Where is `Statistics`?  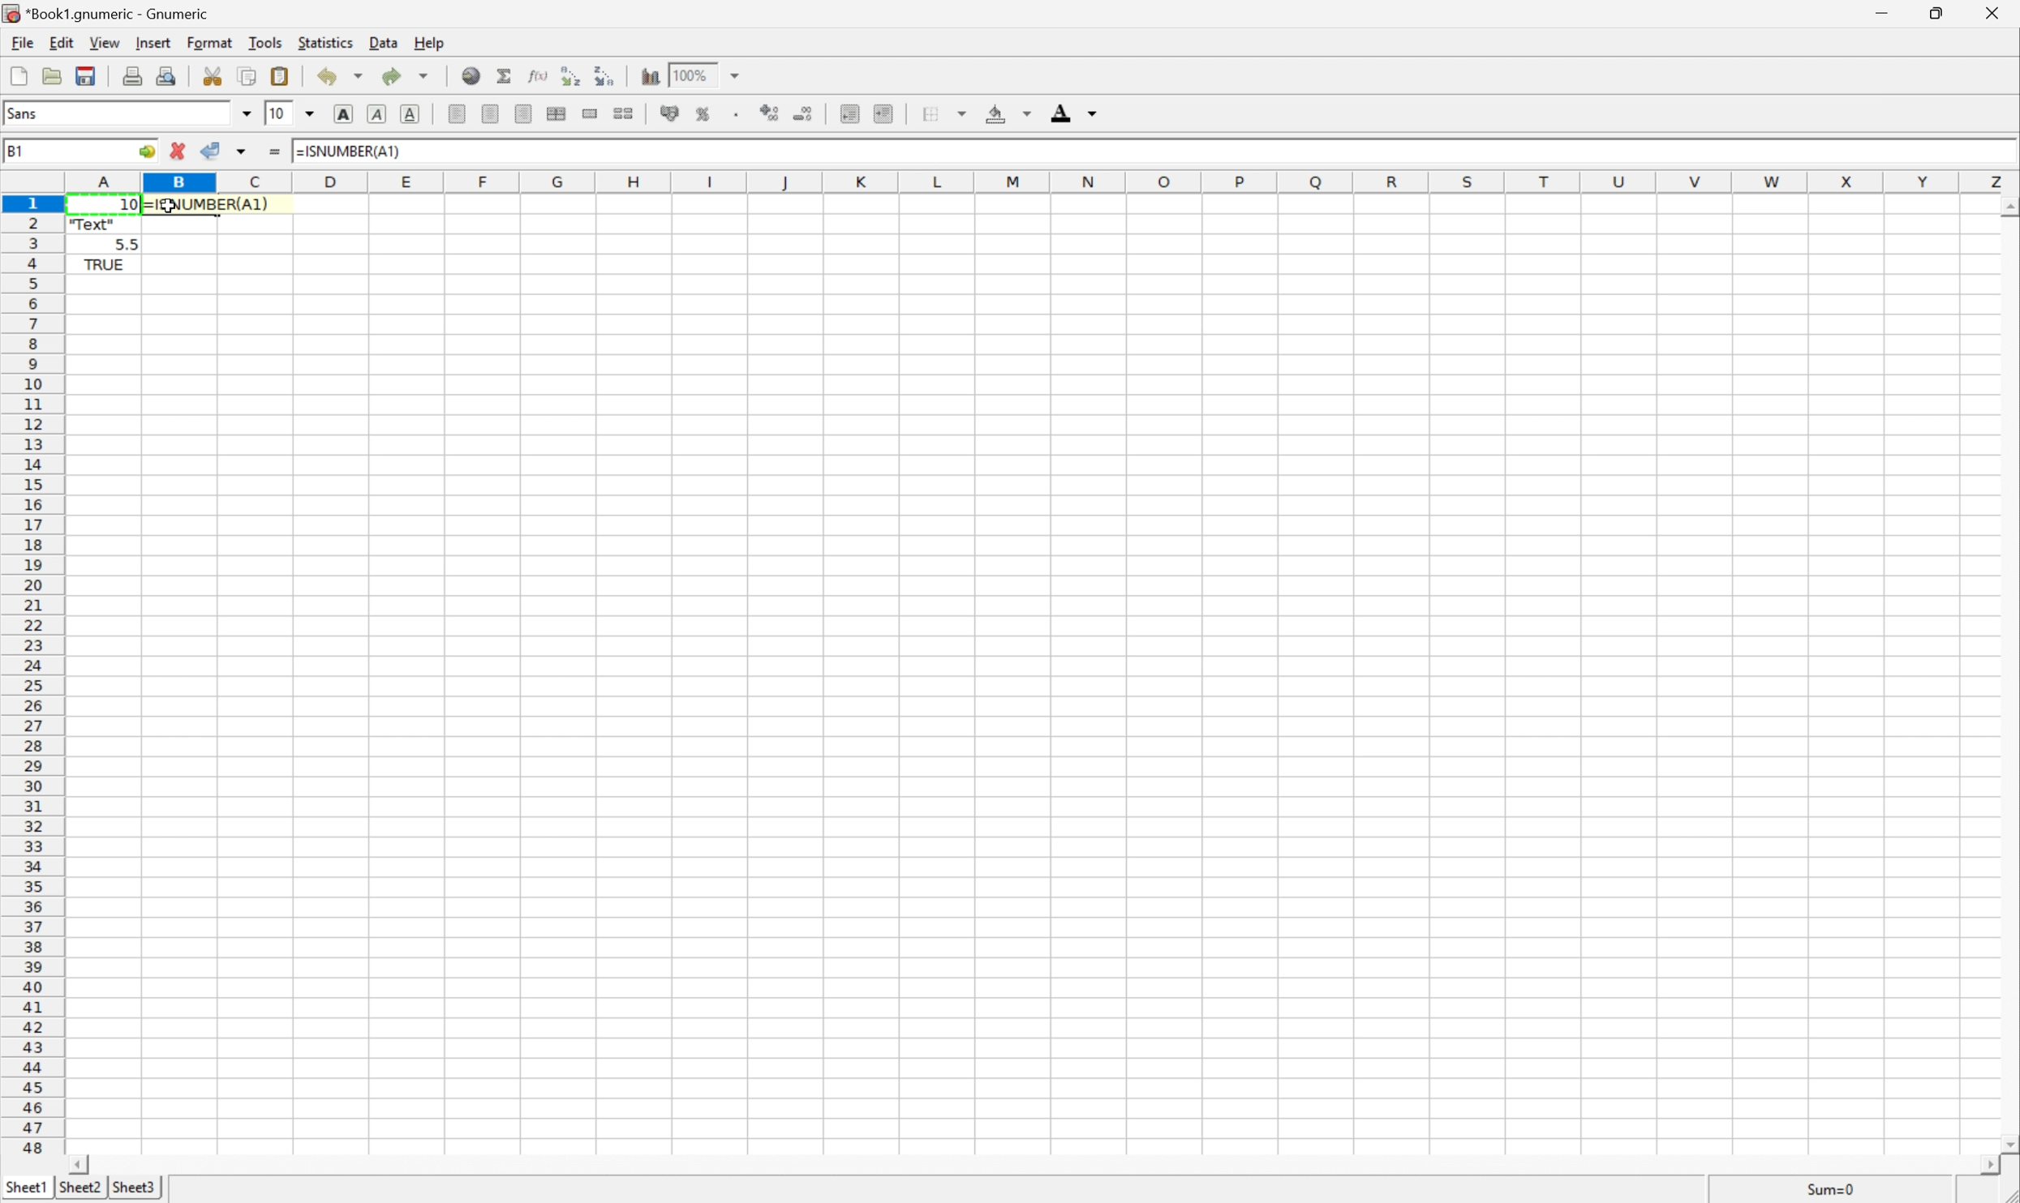 Statistics is located at coordinates (324, 41).